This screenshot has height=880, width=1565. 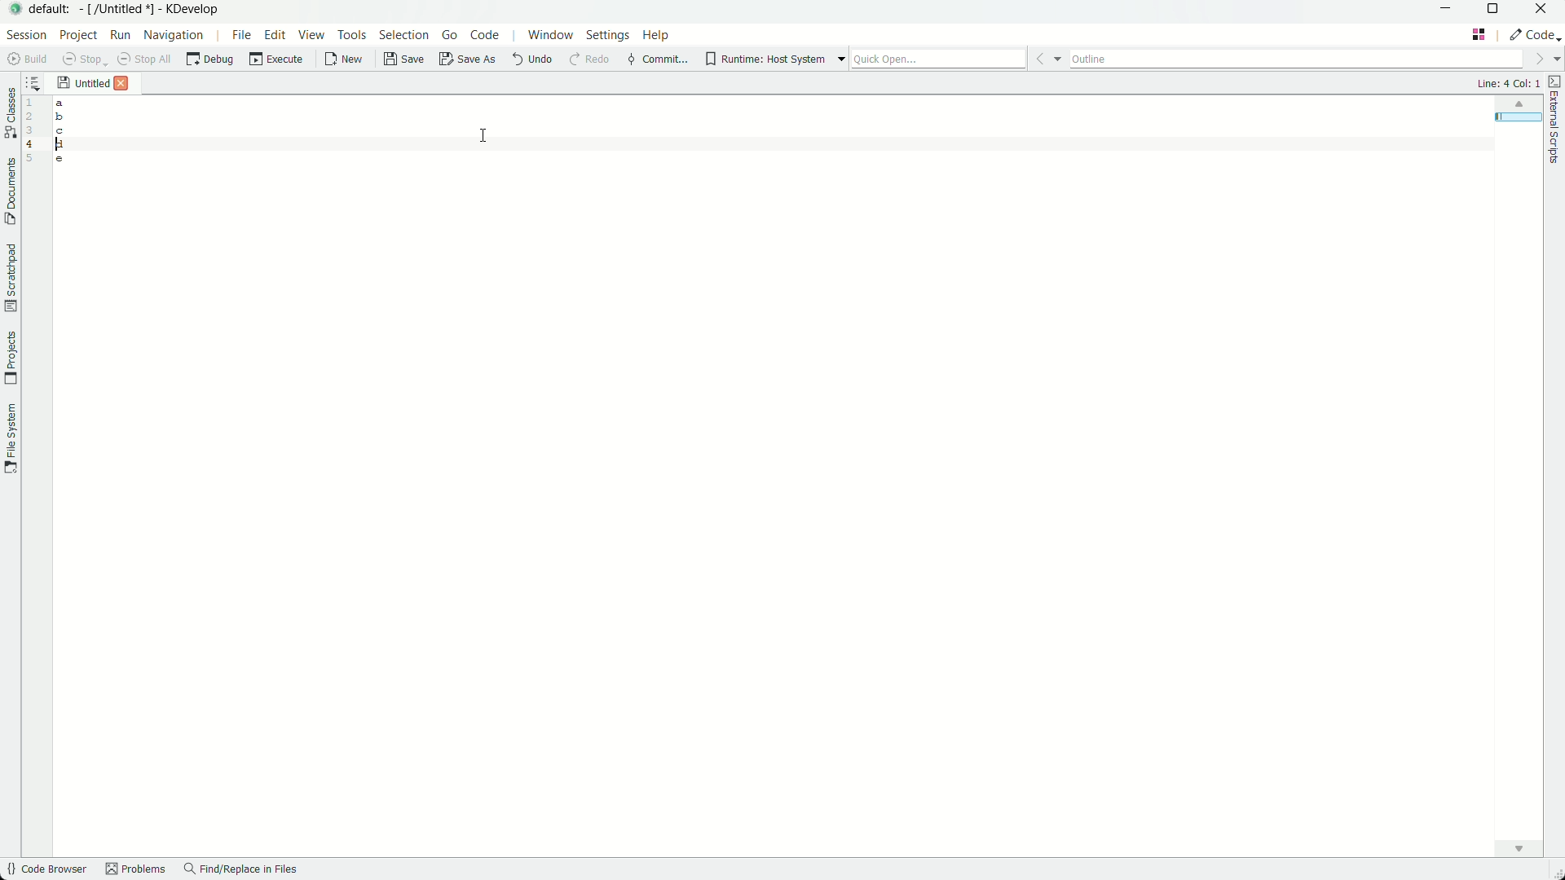 What do you see at coordinates (10, 278) in the screenshot?
I see `scratchpad` at bounding box center [10, 278].